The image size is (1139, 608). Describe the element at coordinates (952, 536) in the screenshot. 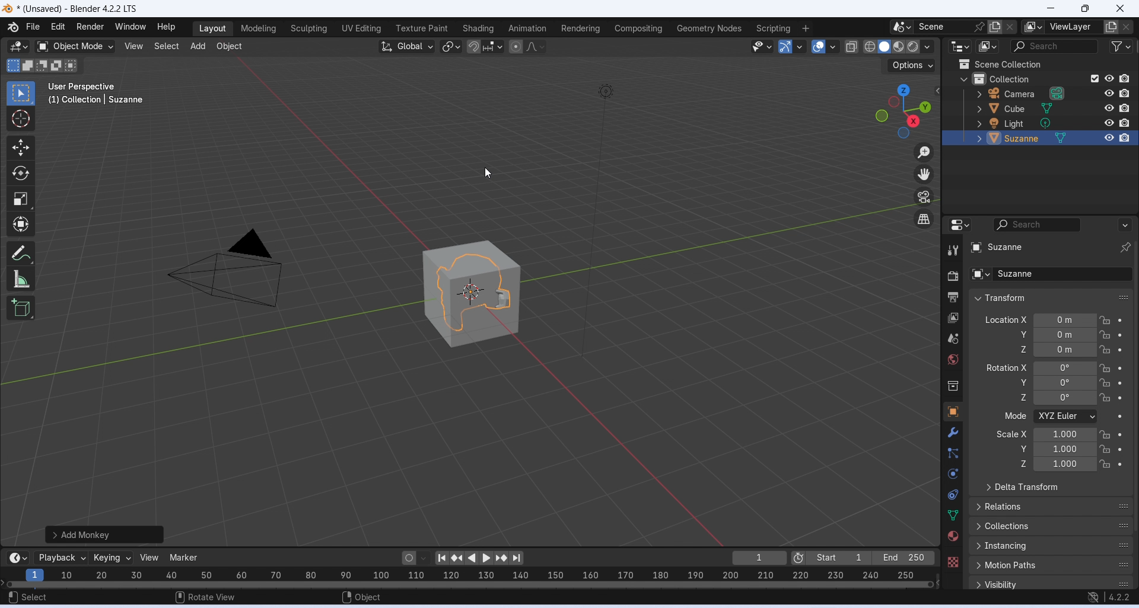

I see `material` at that location.